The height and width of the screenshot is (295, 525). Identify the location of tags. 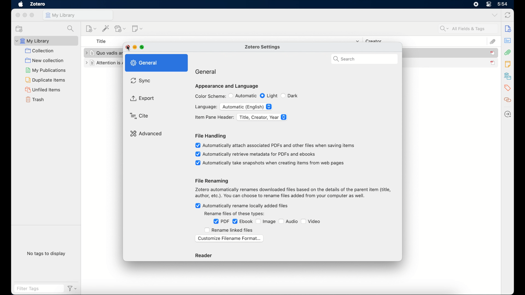
(507, 88).